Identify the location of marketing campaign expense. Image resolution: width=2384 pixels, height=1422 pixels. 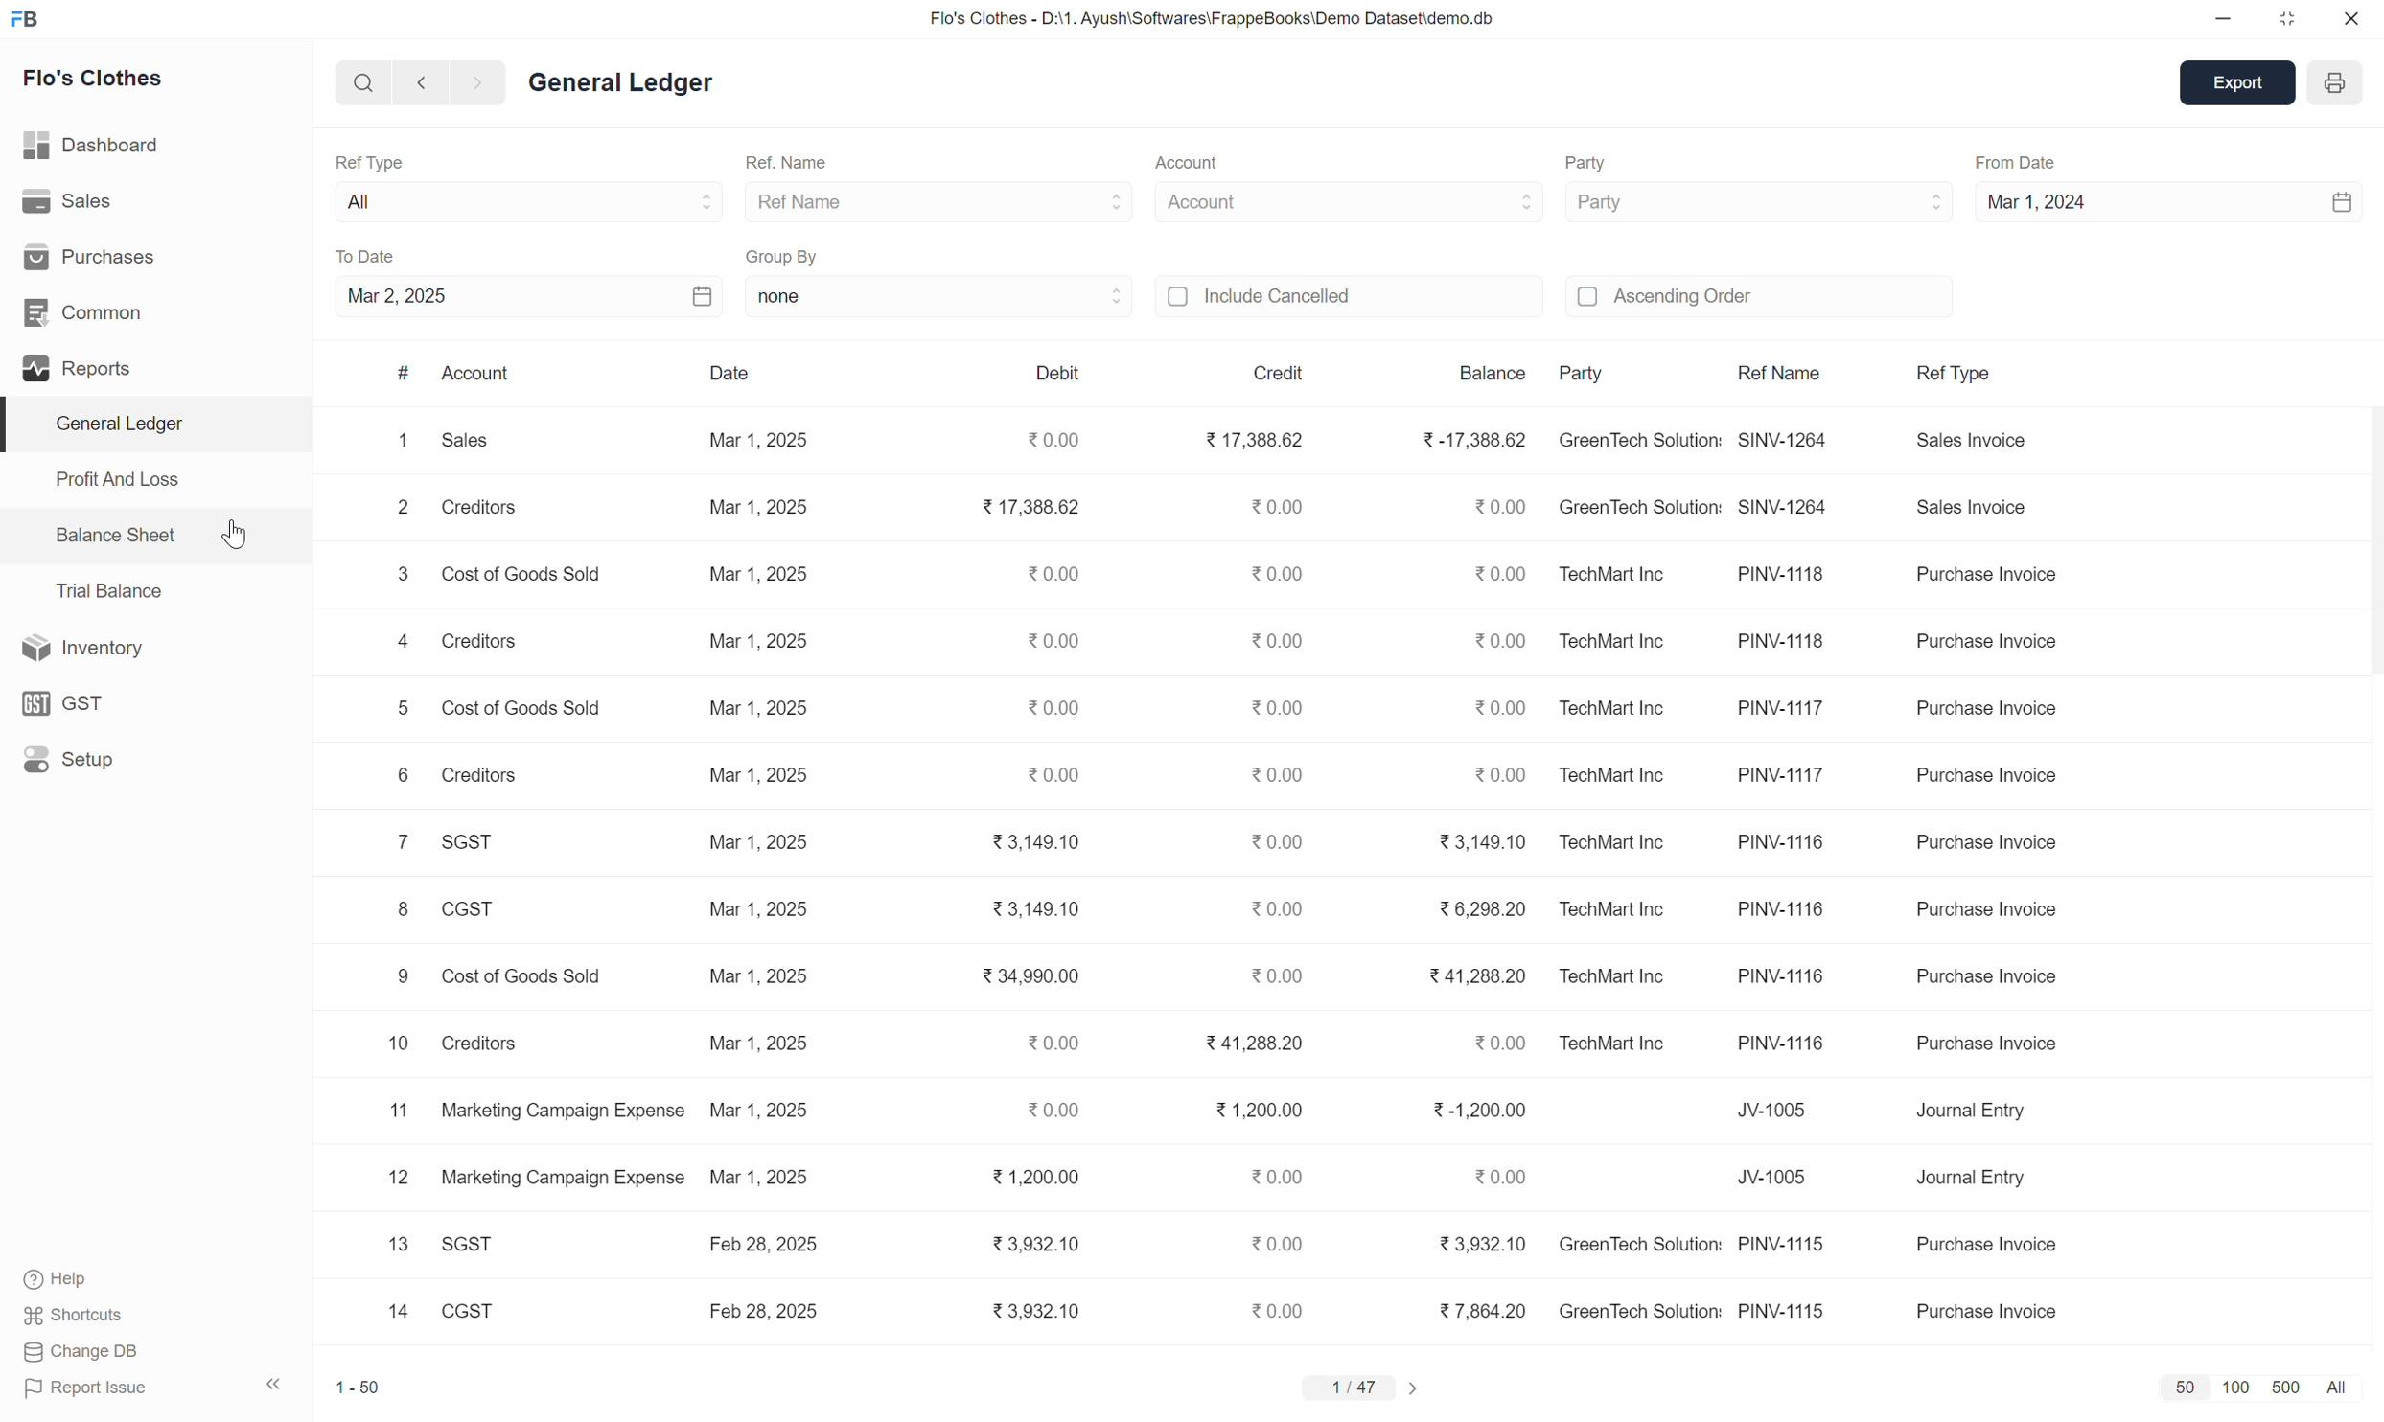
(561, 1112).